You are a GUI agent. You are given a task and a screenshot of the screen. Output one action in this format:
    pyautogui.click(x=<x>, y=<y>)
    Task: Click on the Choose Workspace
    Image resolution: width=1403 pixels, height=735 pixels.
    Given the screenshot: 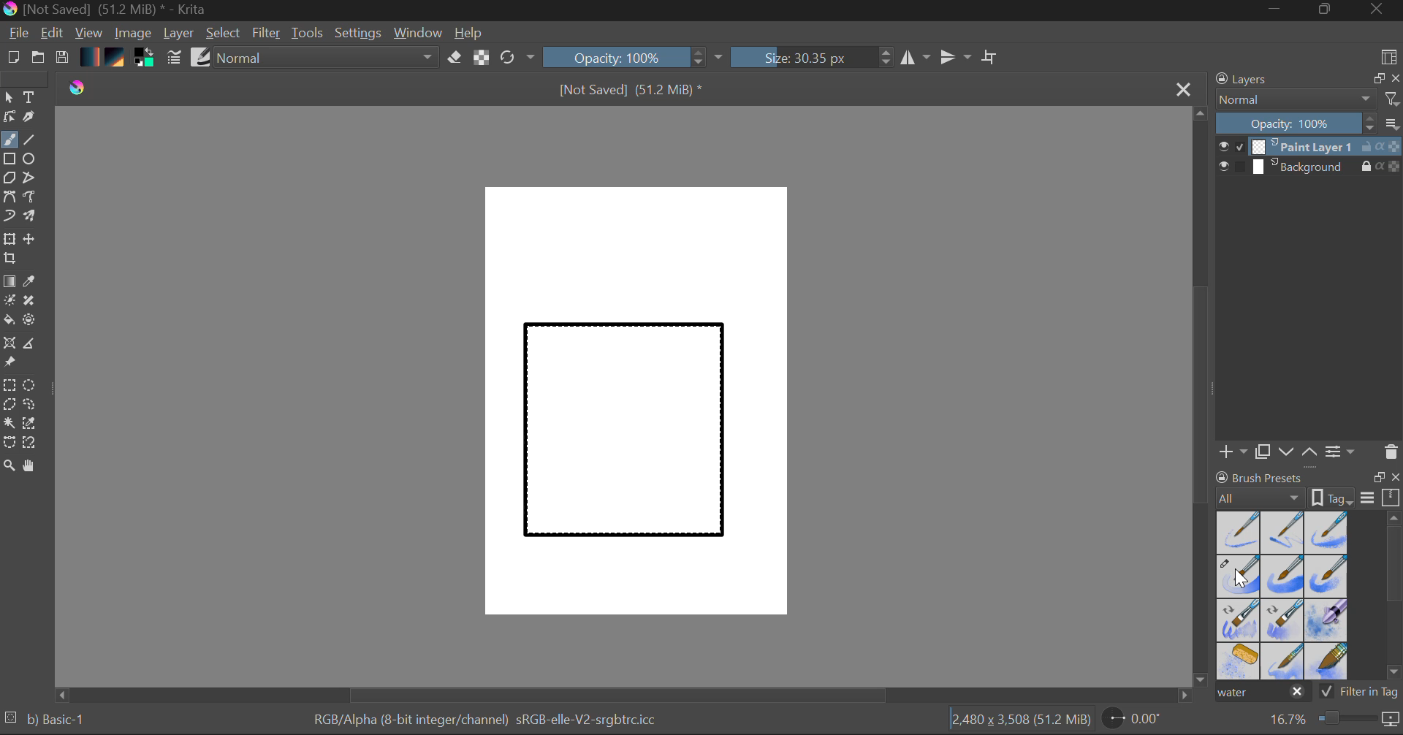 What is the action you would take?
    pyautogui.click(x=1388, y=56)
    